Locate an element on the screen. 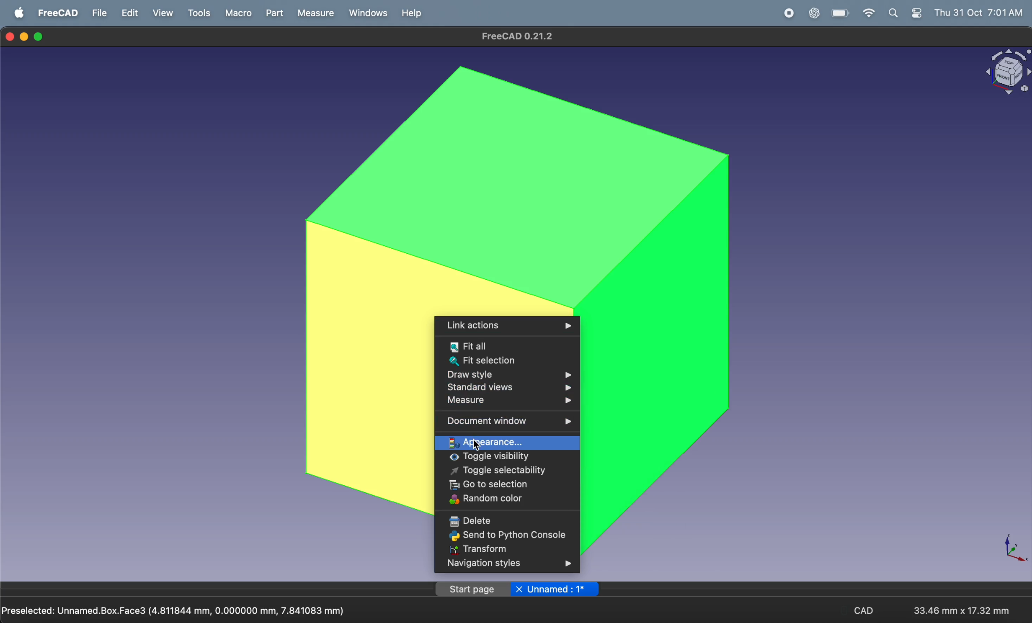  transform is located at coordinates (506, 550).